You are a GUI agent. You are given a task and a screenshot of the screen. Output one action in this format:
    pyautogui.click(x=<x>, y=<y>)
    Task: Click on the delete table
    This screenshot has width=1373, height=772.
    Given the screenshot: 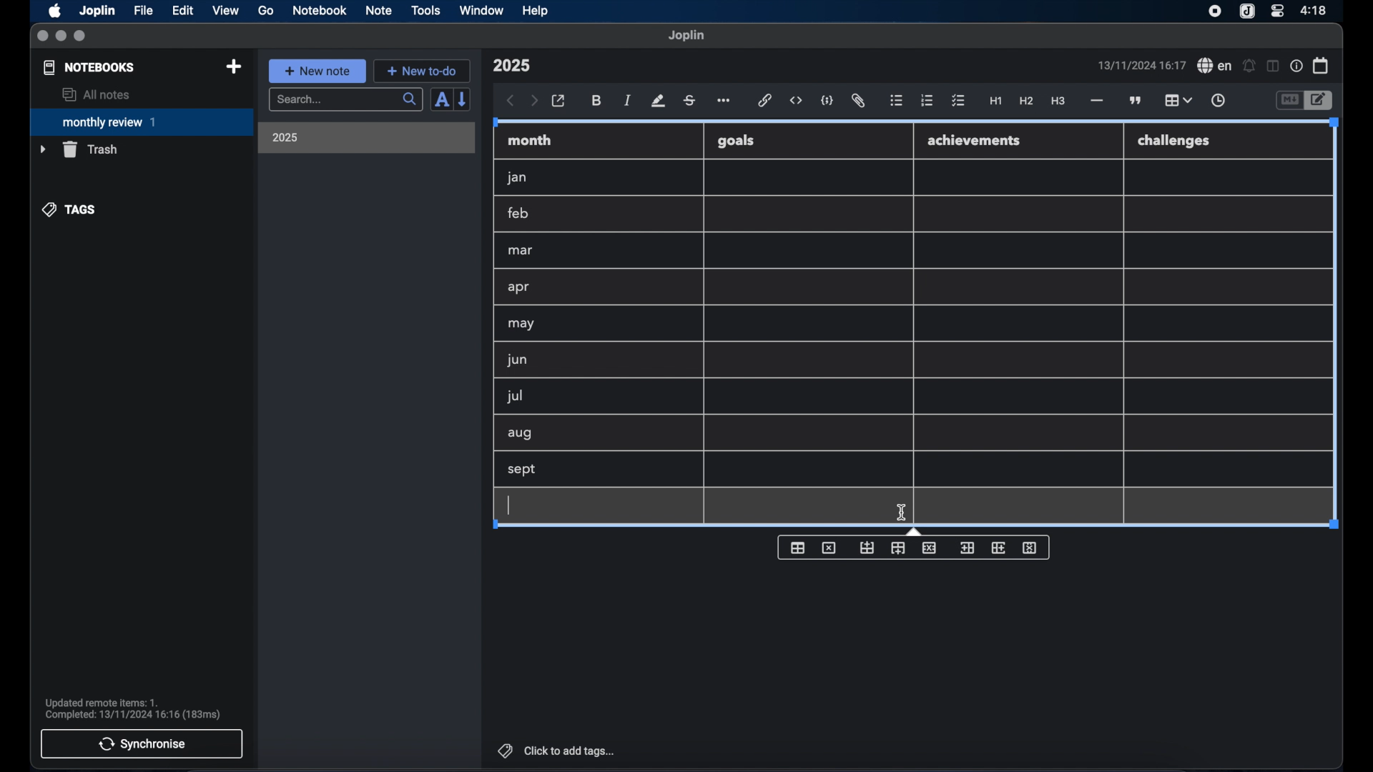 What is the action you would take?
    pyautogui.click(x=830, y=548)
    